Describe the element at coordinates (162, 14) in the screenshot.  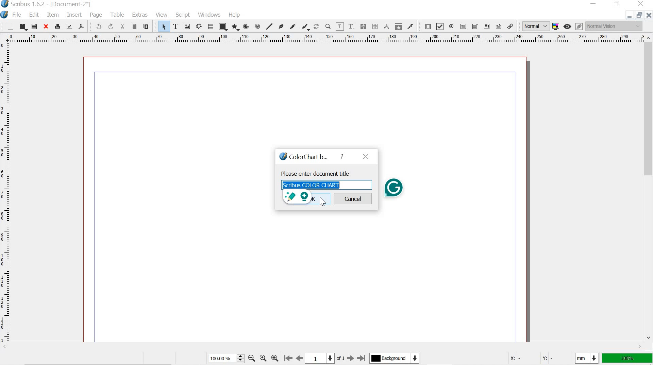
I see `view` at that location.